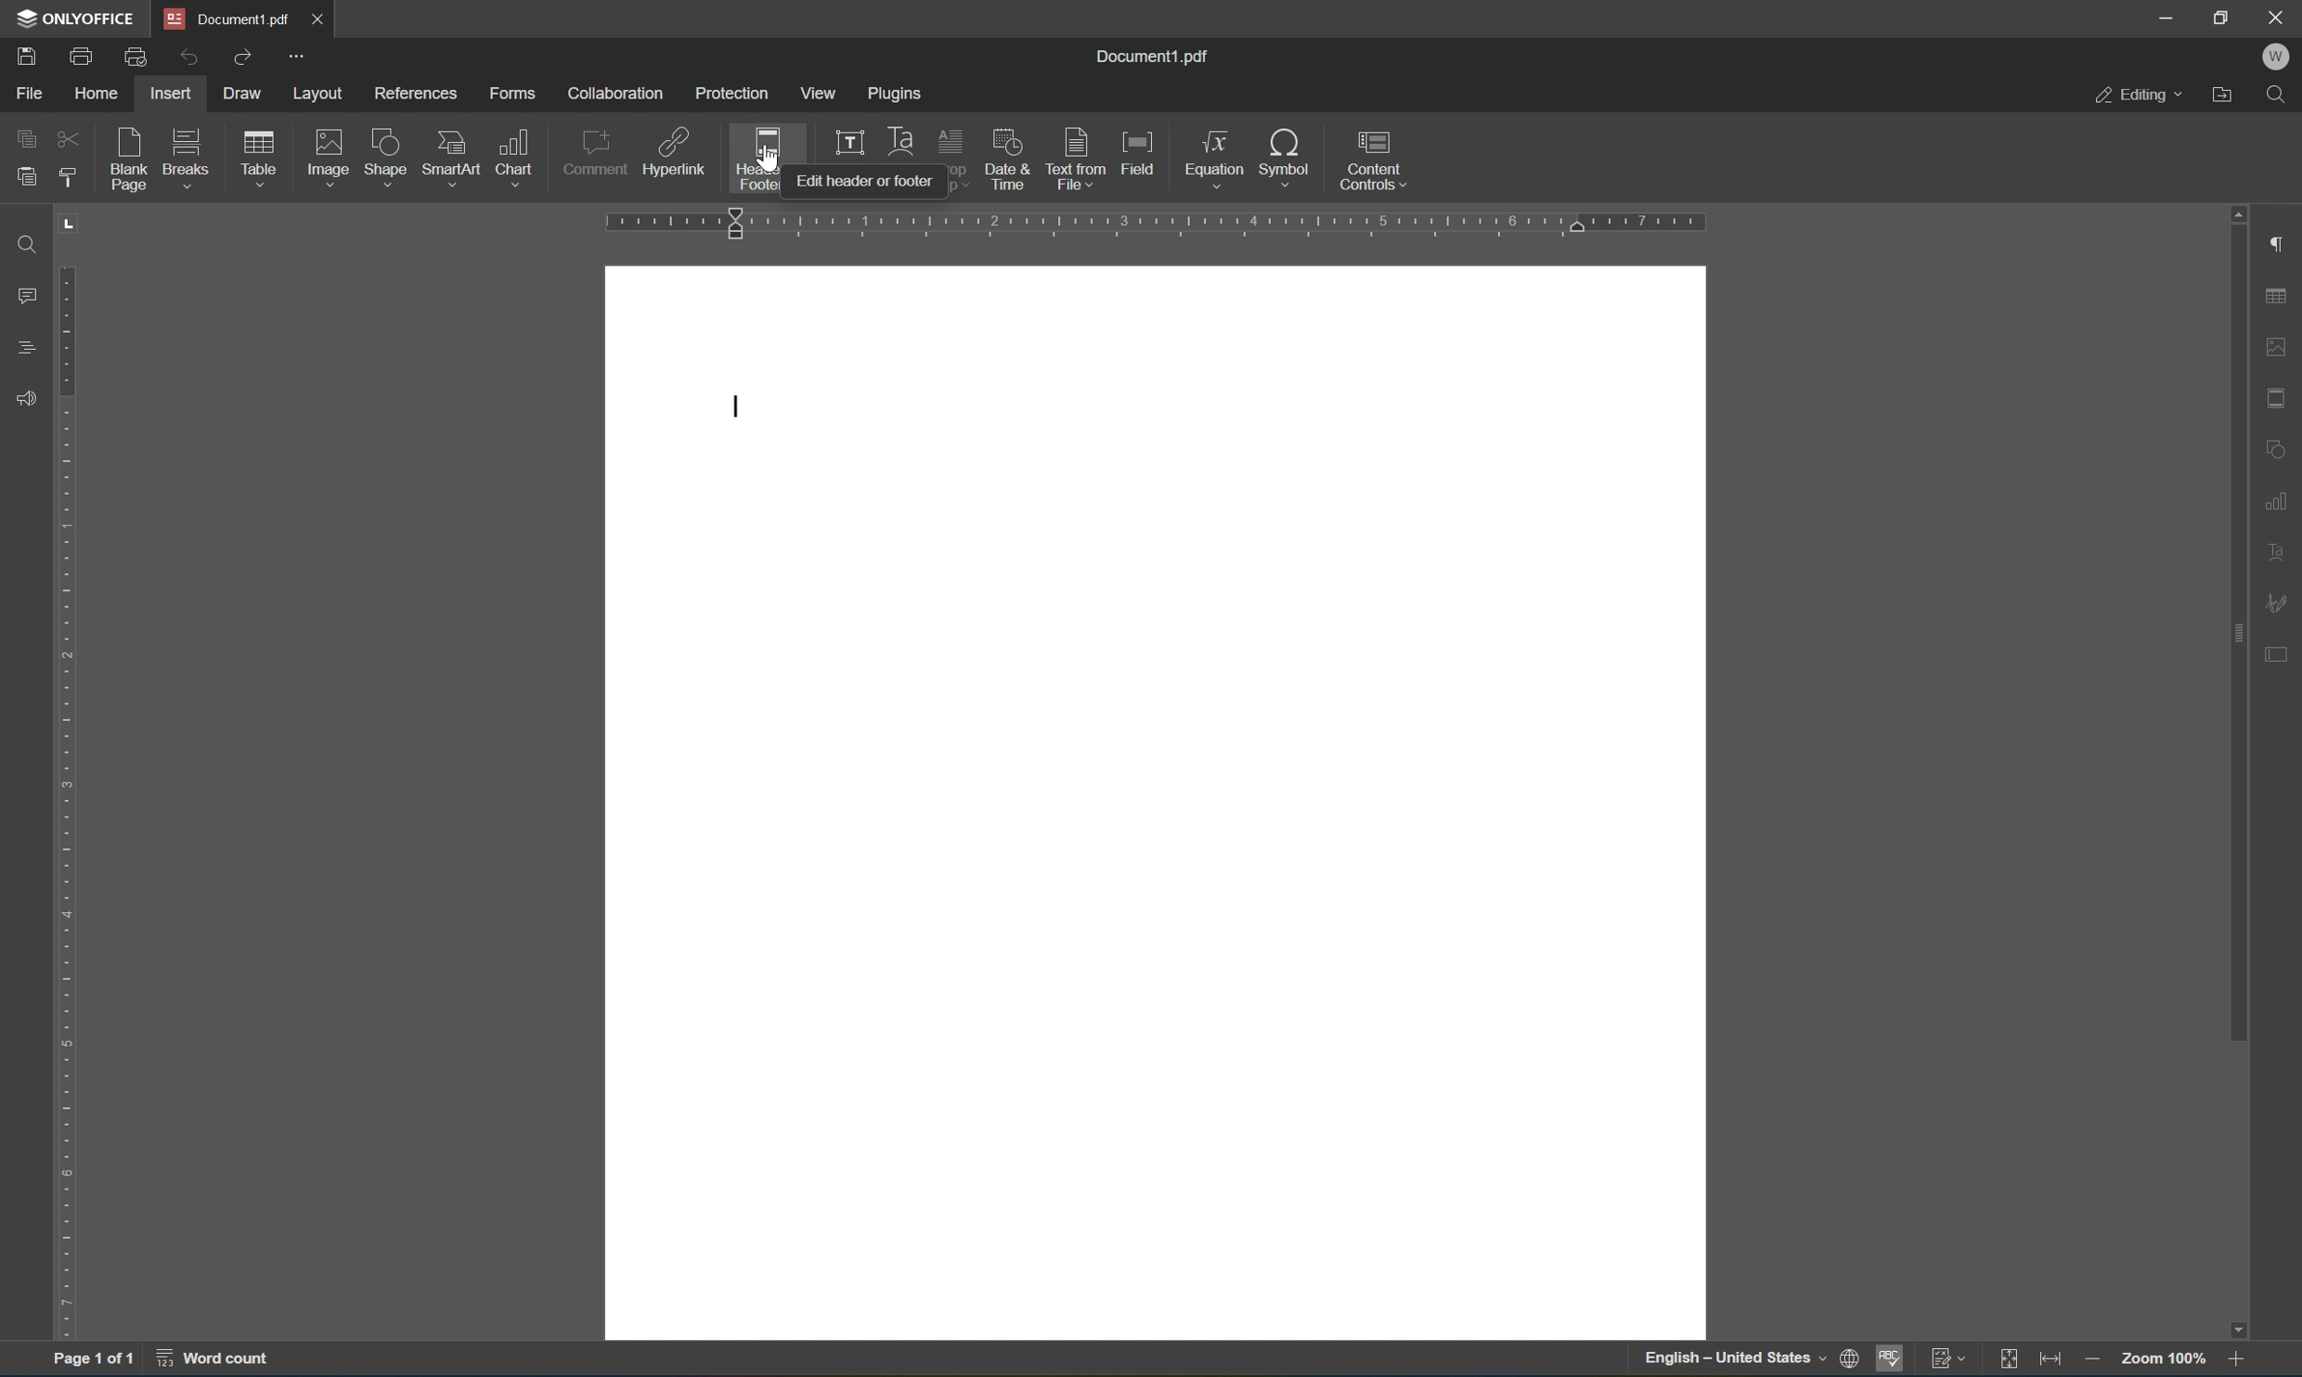  Describe the element at coordinates (952, 143) in the screenshot. I see `drop cap` at that location.